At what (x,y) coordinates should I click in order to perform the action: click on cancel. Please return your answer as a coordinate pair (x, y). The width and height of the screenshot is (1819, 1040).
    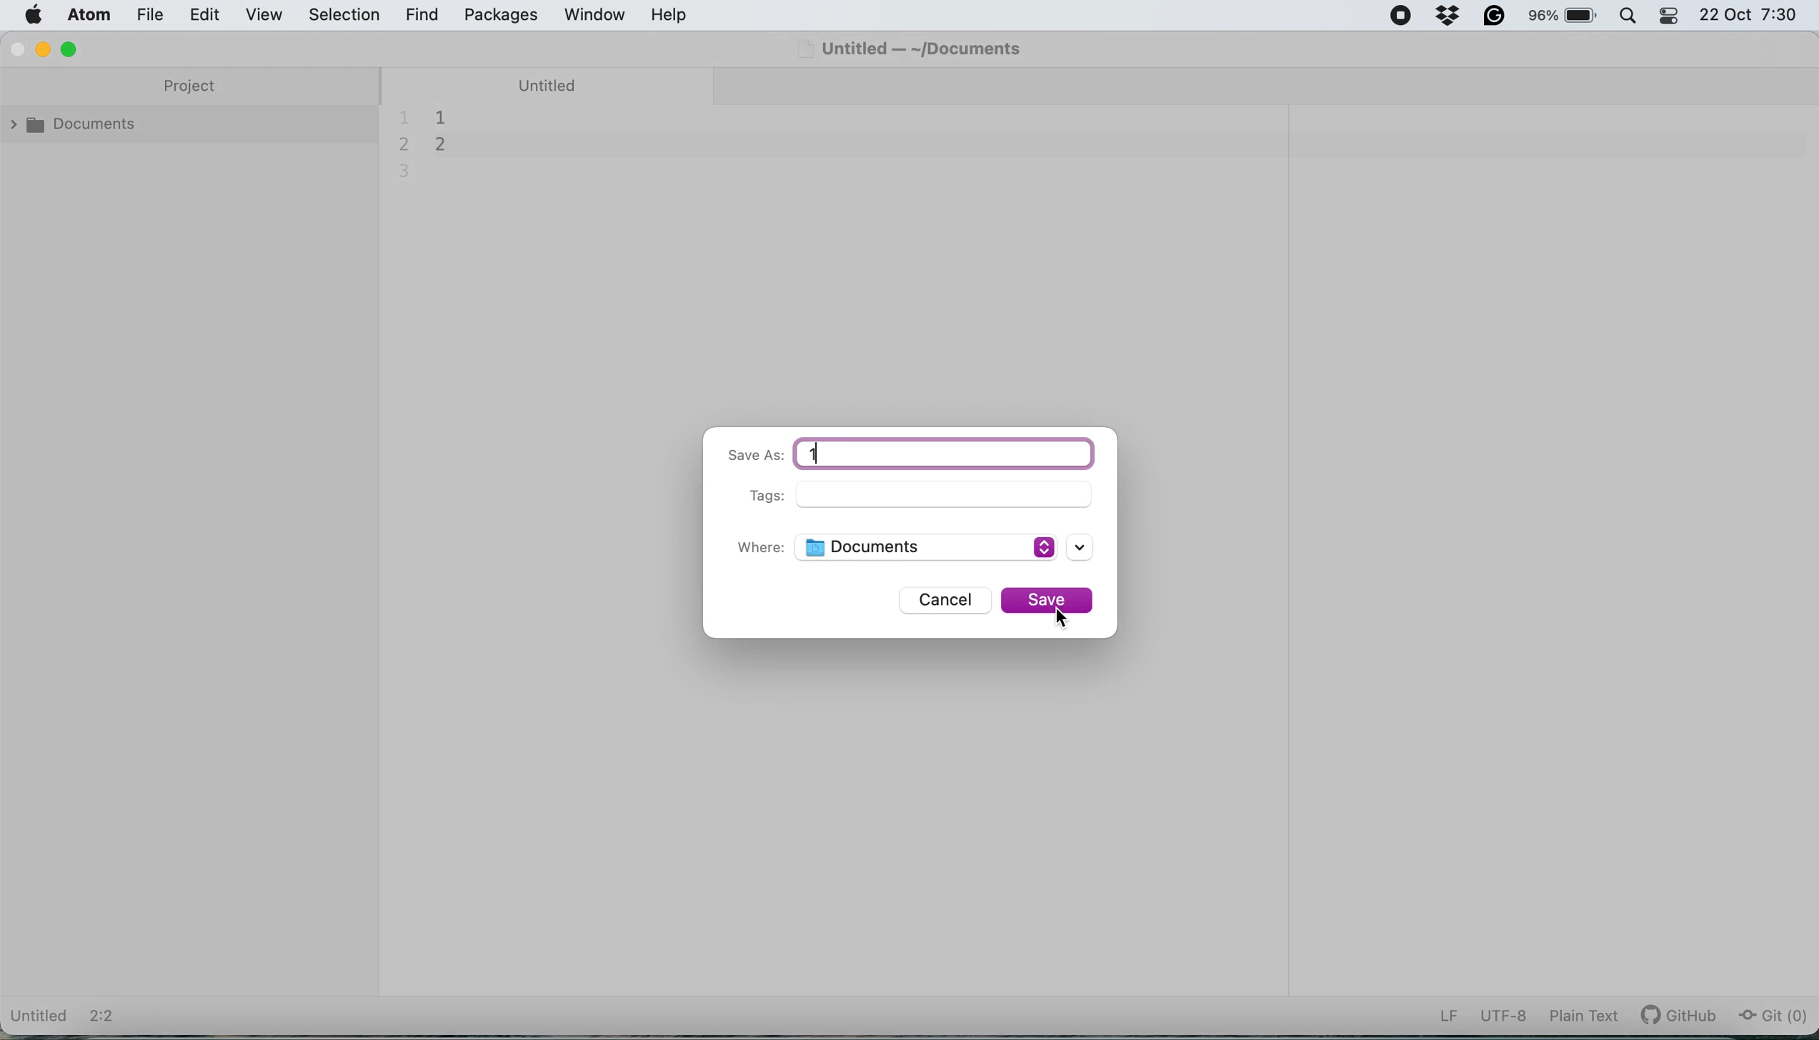
    Looking at the image, I should click on (942, 601).